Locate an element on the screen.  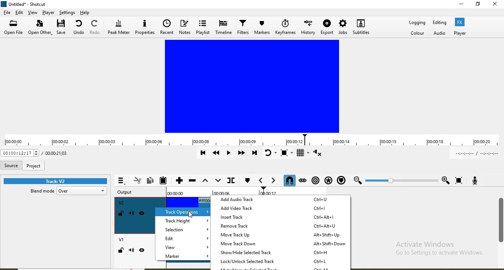
Scrub while dragging is located at coordinates (303, 181).